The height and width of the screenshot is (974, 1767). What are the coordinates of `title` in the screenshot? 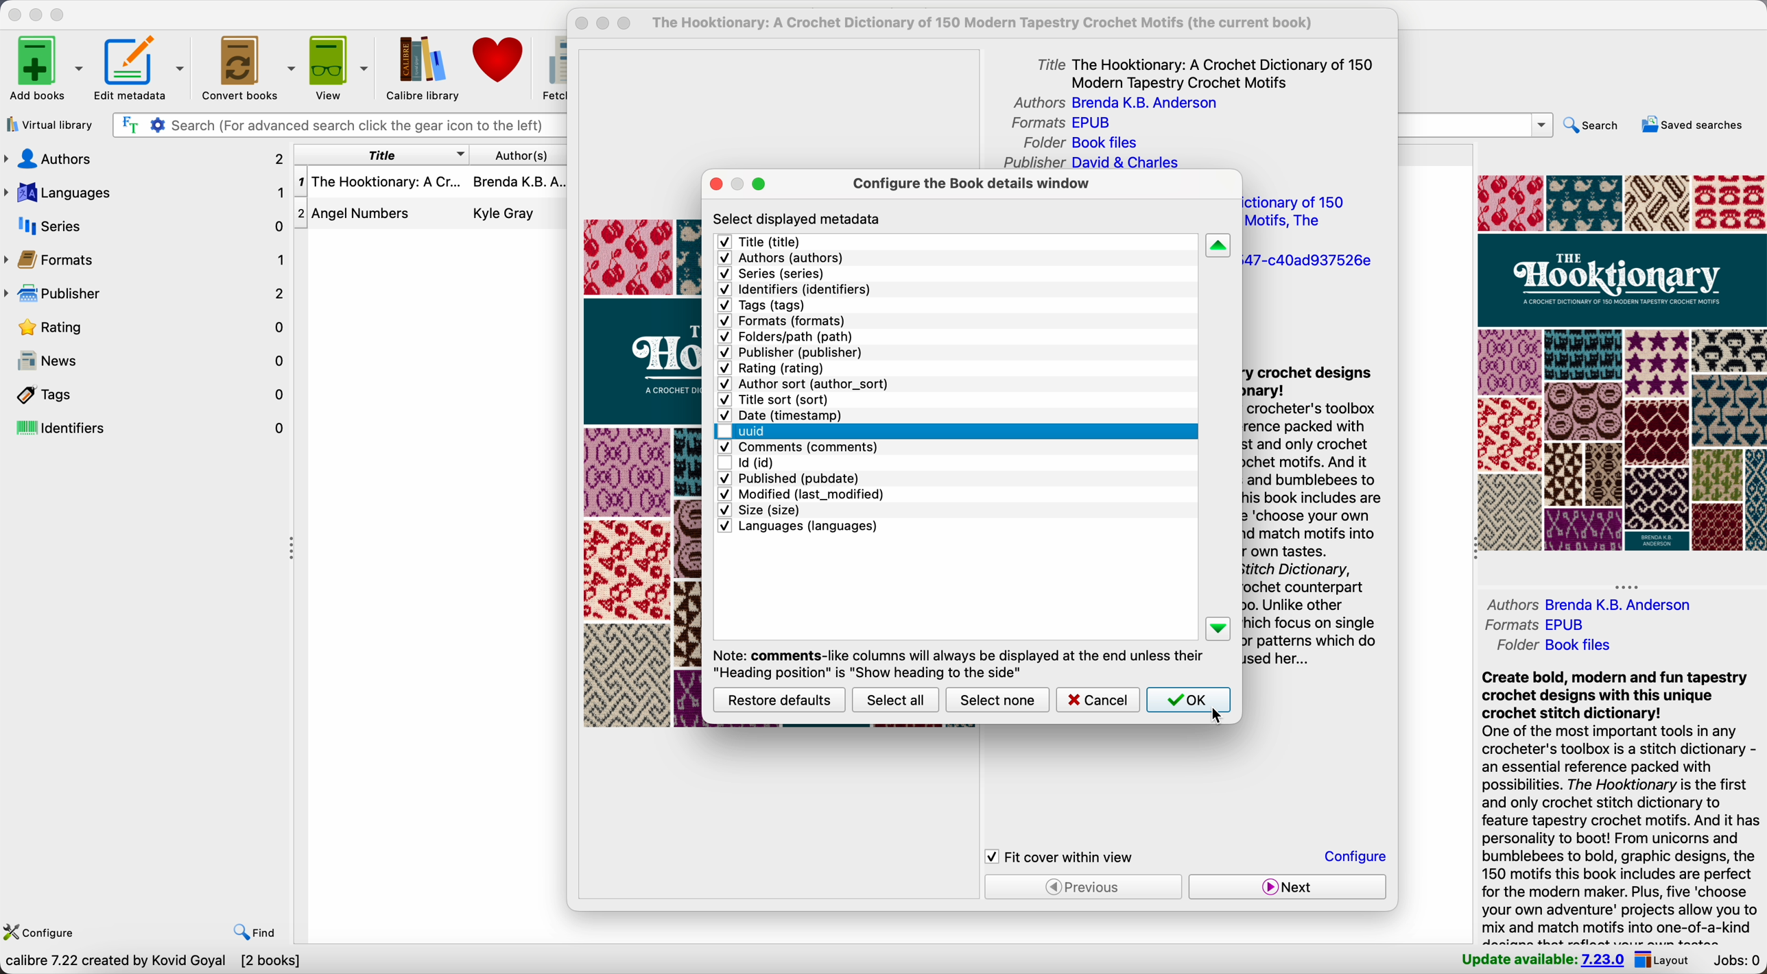 It's located at (378, 156).